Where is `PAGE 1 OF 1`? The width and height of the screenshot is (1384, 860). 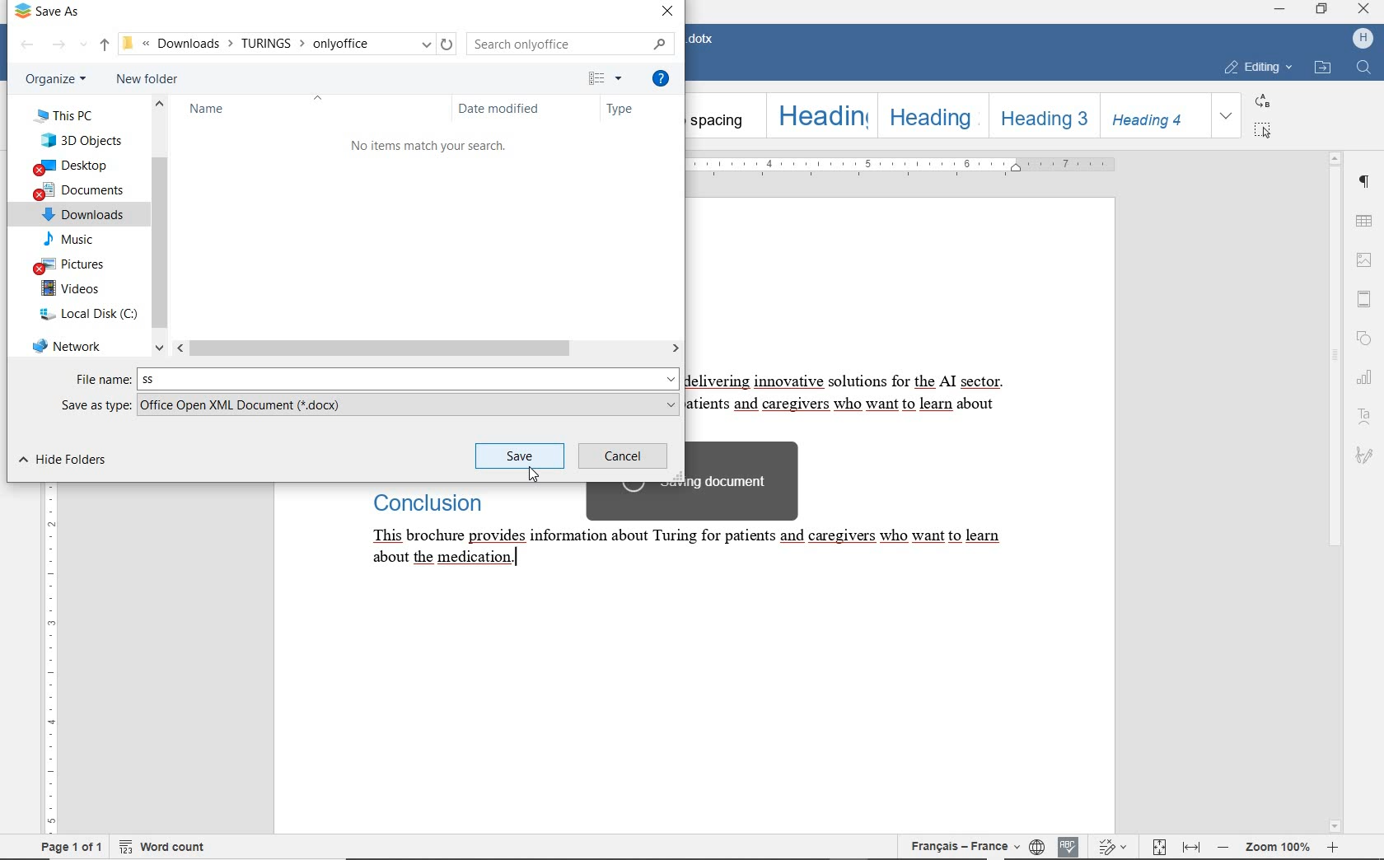 PAGE 1 OF 1 is located at coordinates (72, 847).